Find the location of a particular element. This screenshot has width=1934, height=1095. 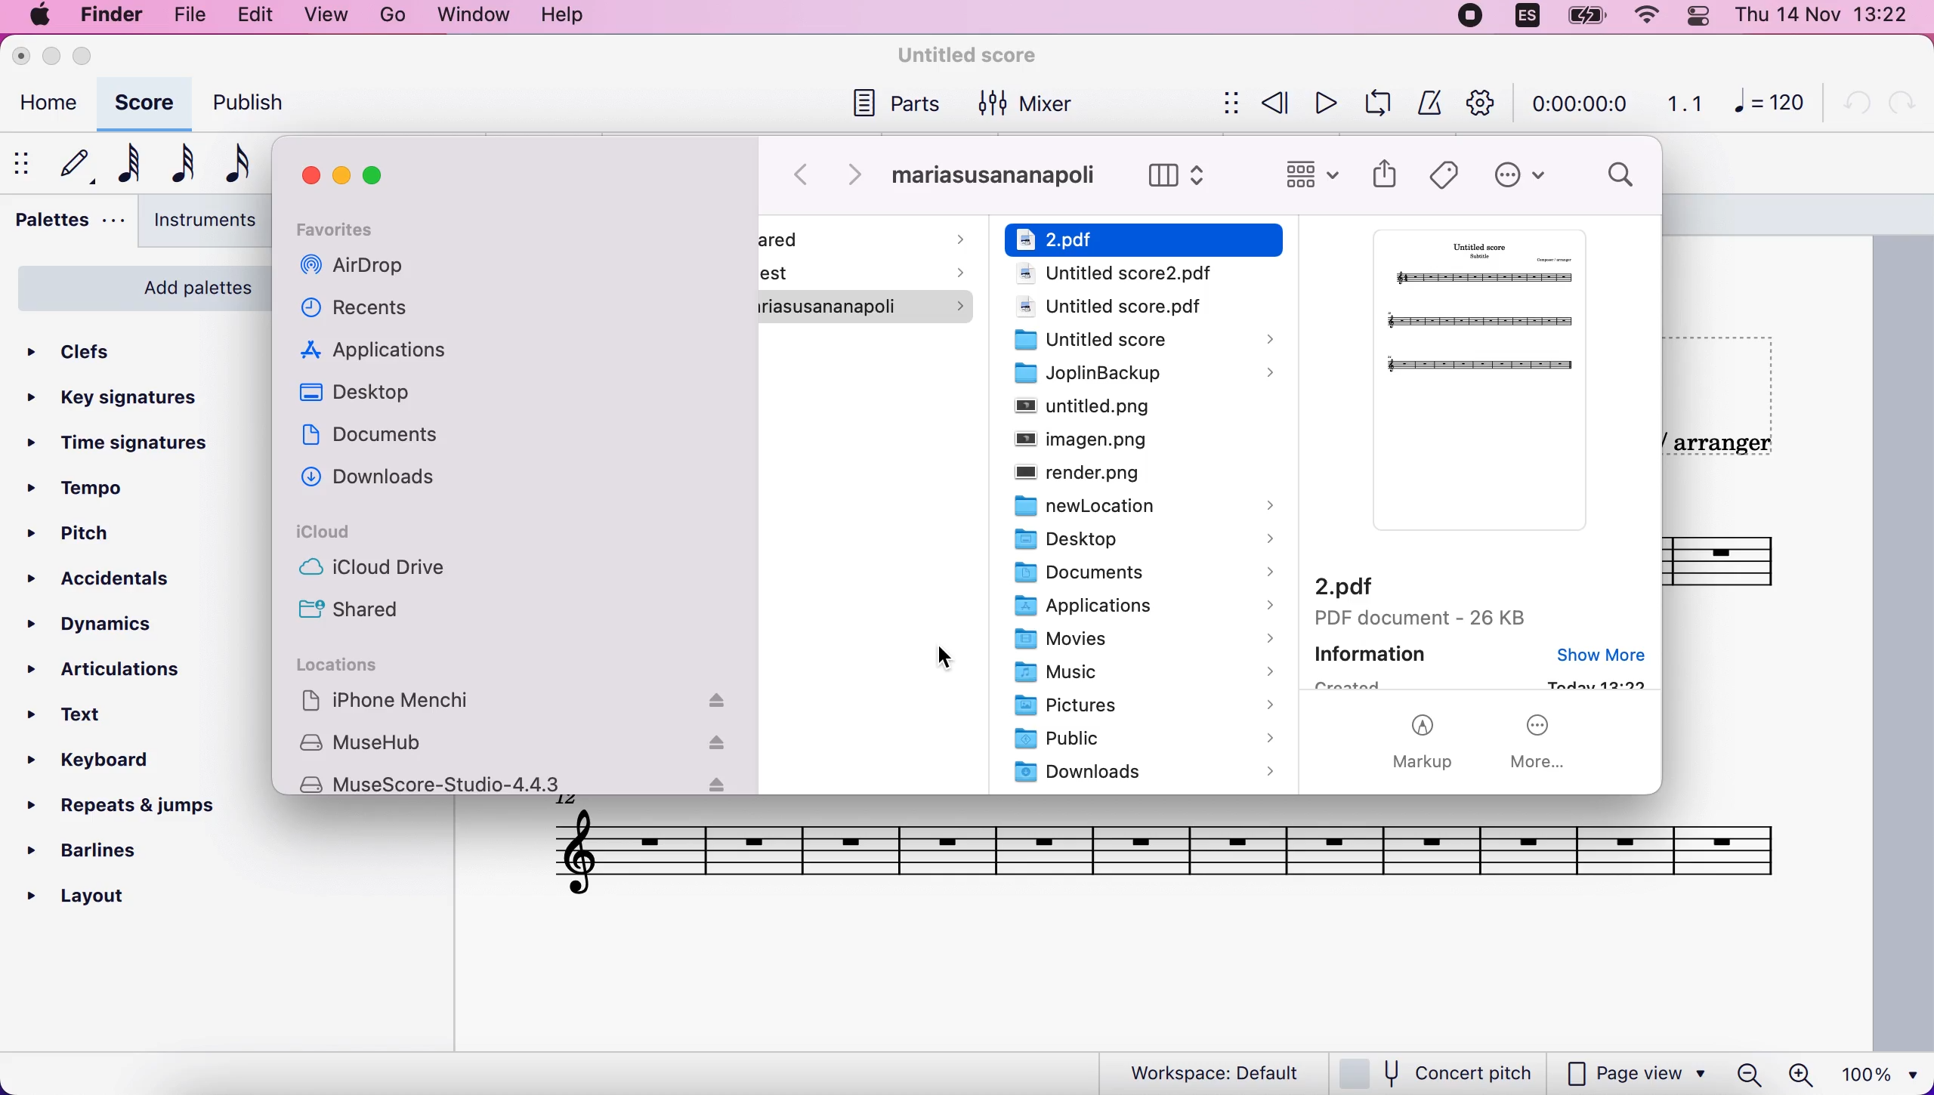

close is located at coordinates (24, 57).